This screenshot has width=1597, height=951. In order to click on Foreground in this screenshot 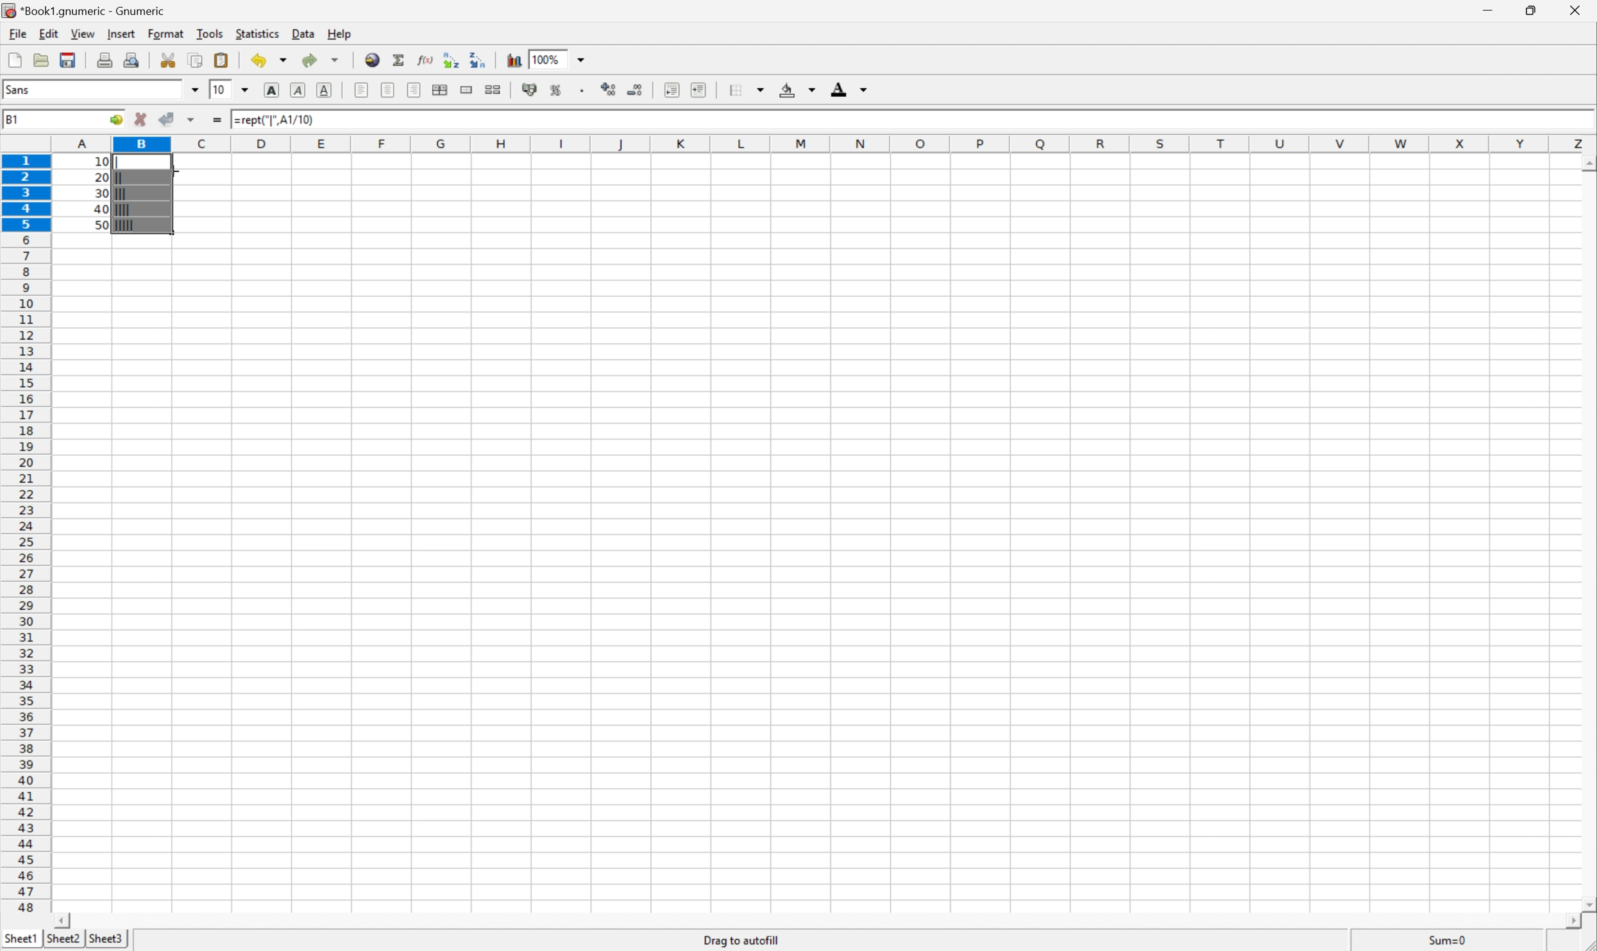, I will do `click(850, 88)`.